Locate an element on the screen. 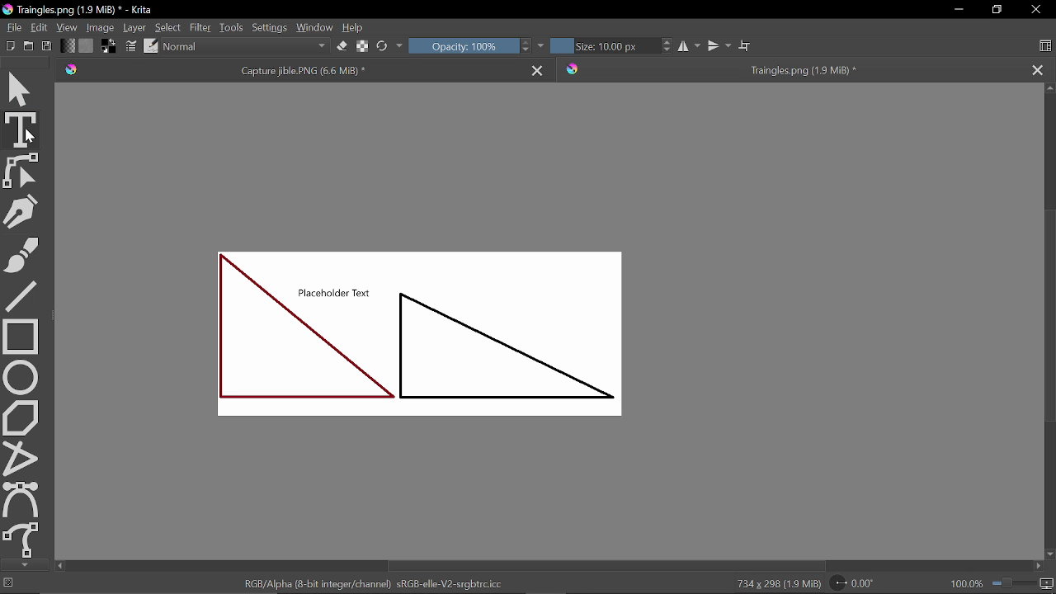  cursor is located at coordinates (38, 139).